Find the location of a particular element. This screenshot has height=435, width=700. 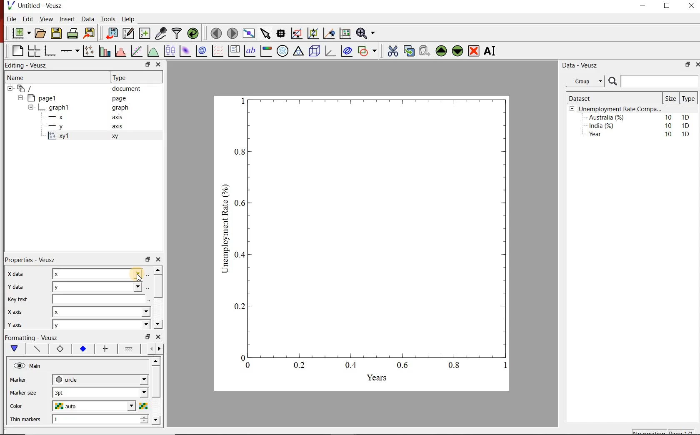

Size is located at coordinates (672, 98).